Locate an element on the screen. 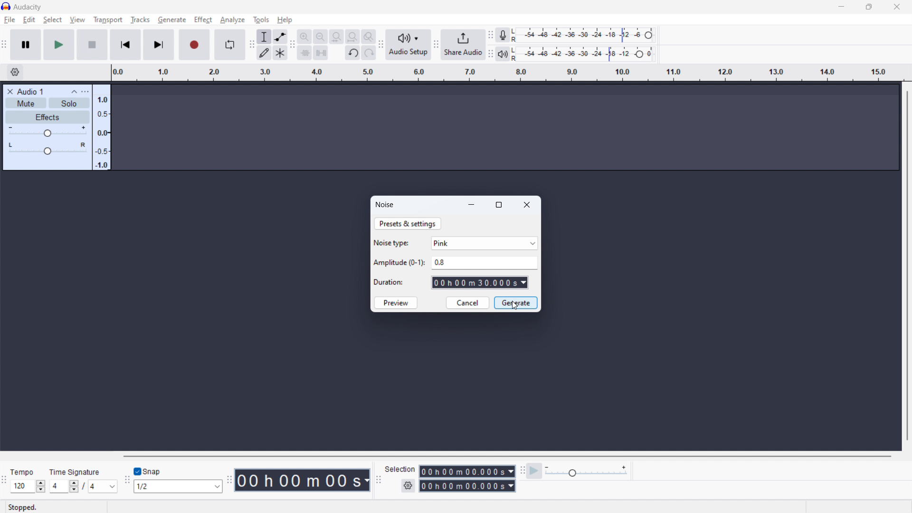  record is located at coordinates (194, 45).